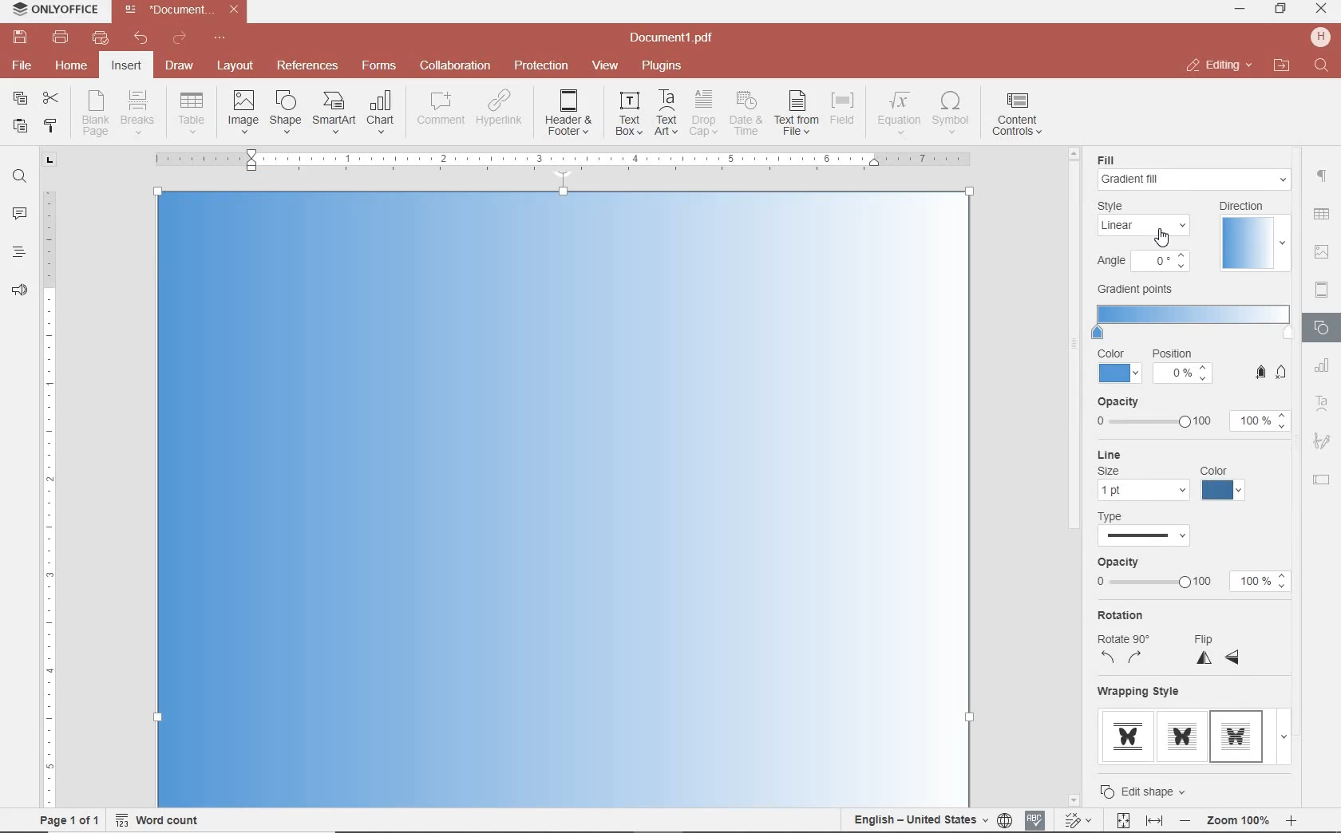  Describe the element at coordinates (284, 111) in the screenshot. I see `INSERT SHAPE` at that location.